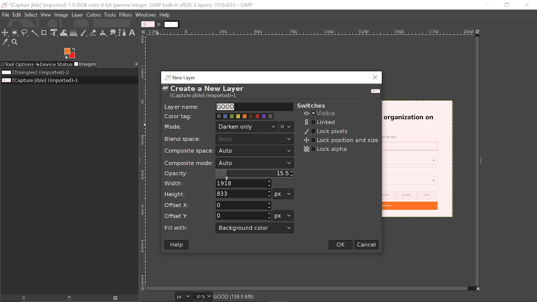  I want to click on Image file titled "Triangles", so click(45, 73).